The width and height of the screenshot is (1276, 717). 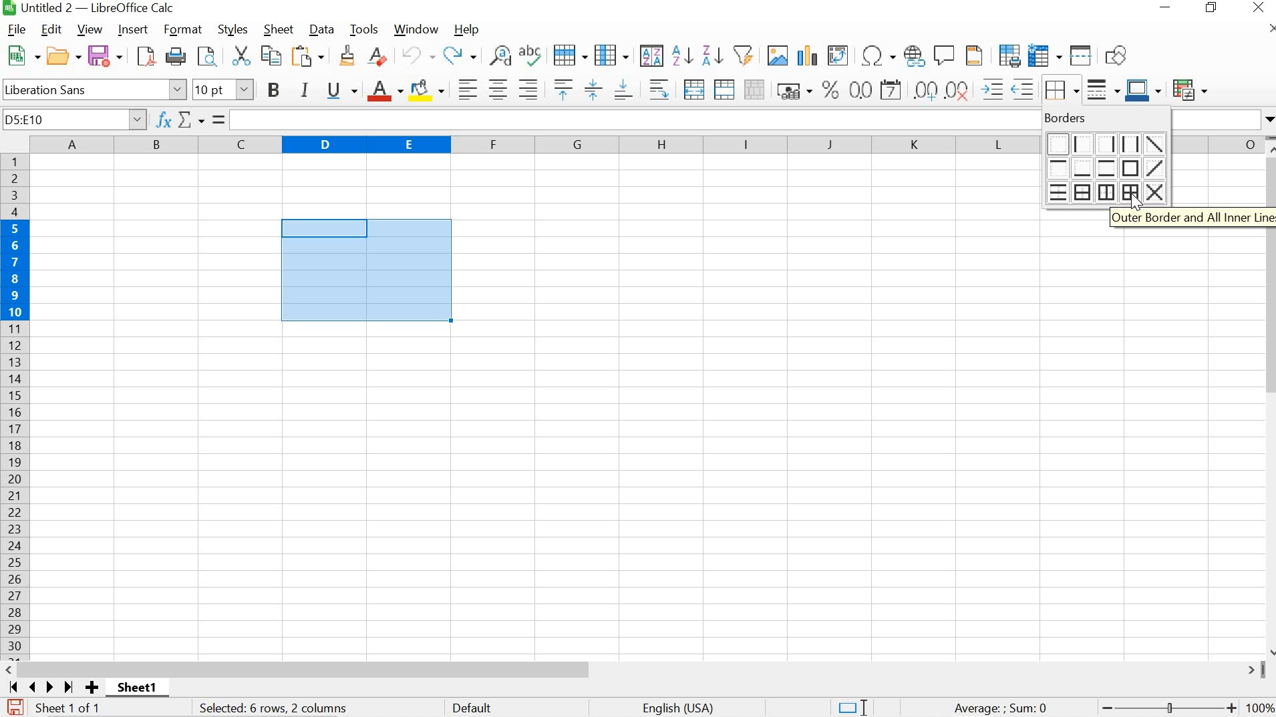 What do you see at coordinates (1108, 143) in the screenshot?
I see `right border` at bounding box center [1108, 143].